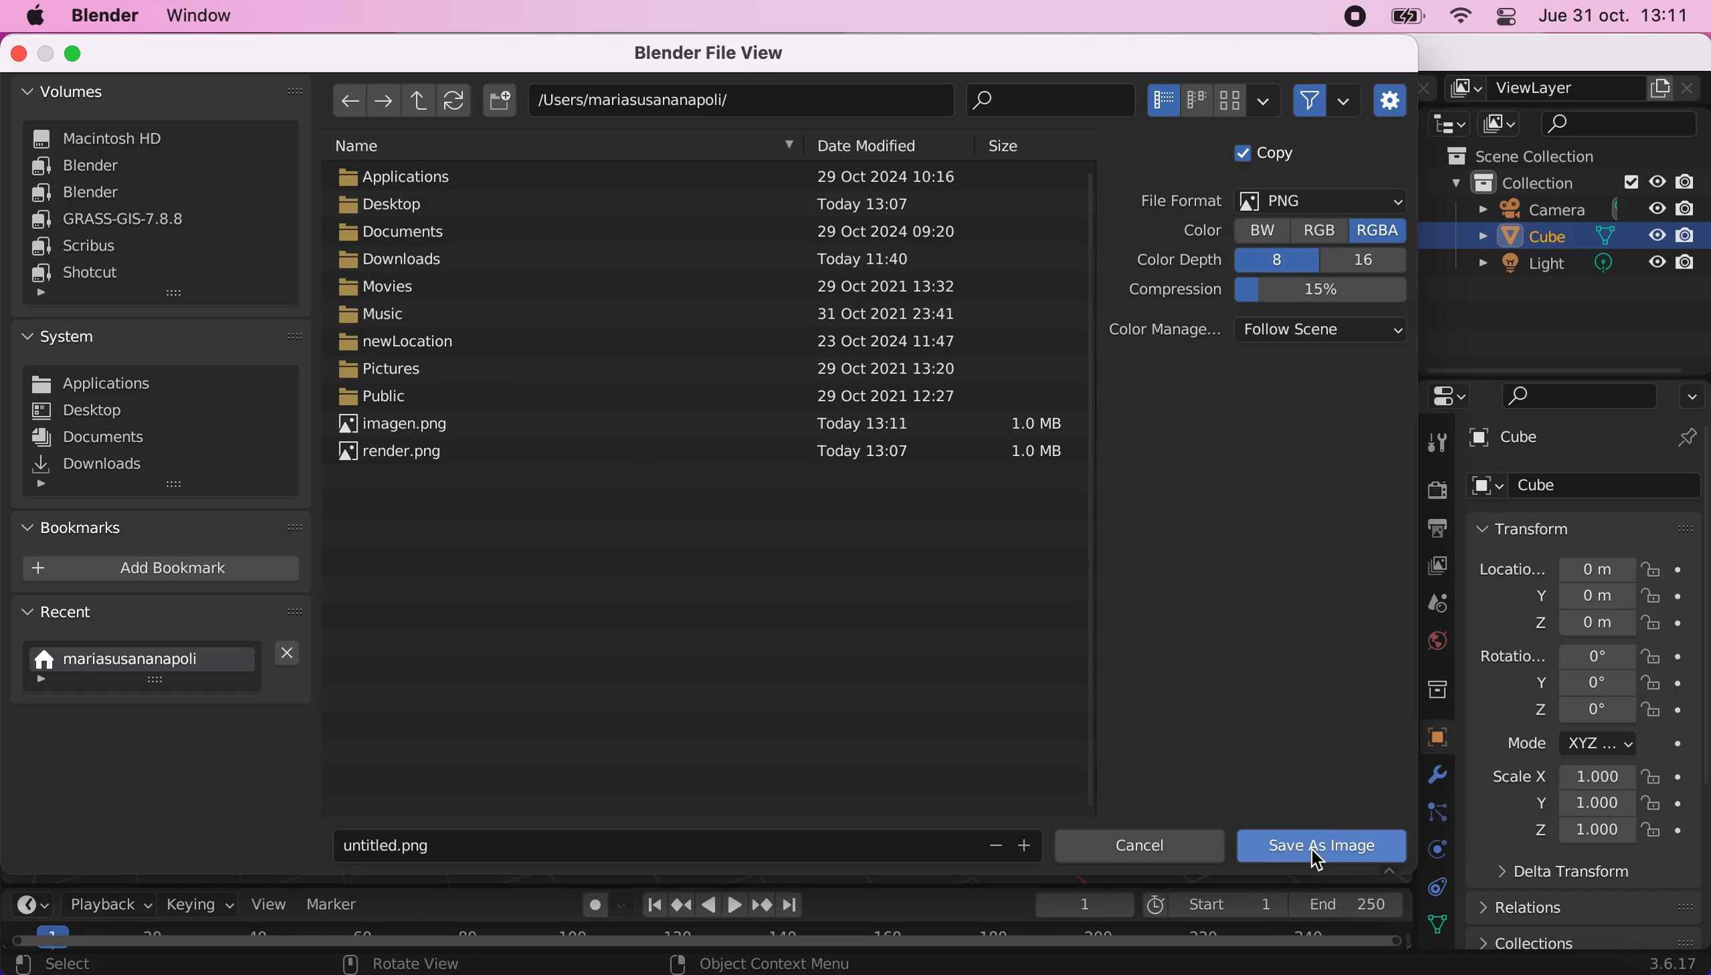 This screenshot has height=975, width=1711. I want to click on light, so click(1576, 267).